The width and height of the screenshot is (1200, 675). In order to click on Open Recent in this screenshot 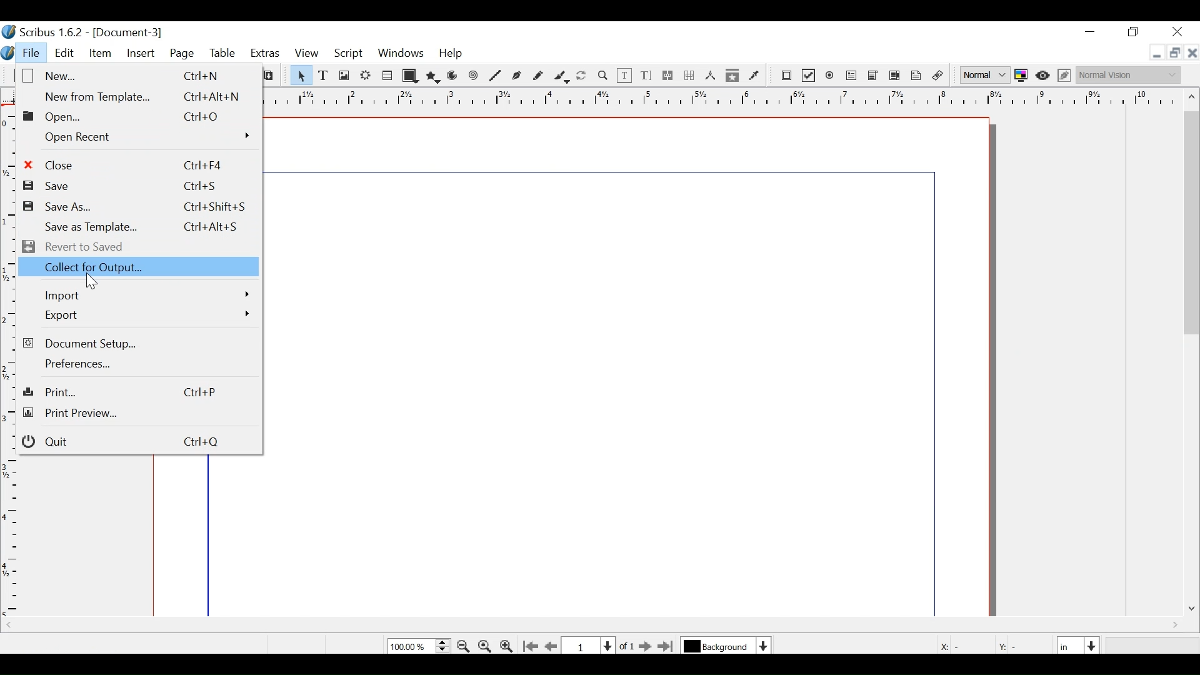, I will do `click(147, 137)`.